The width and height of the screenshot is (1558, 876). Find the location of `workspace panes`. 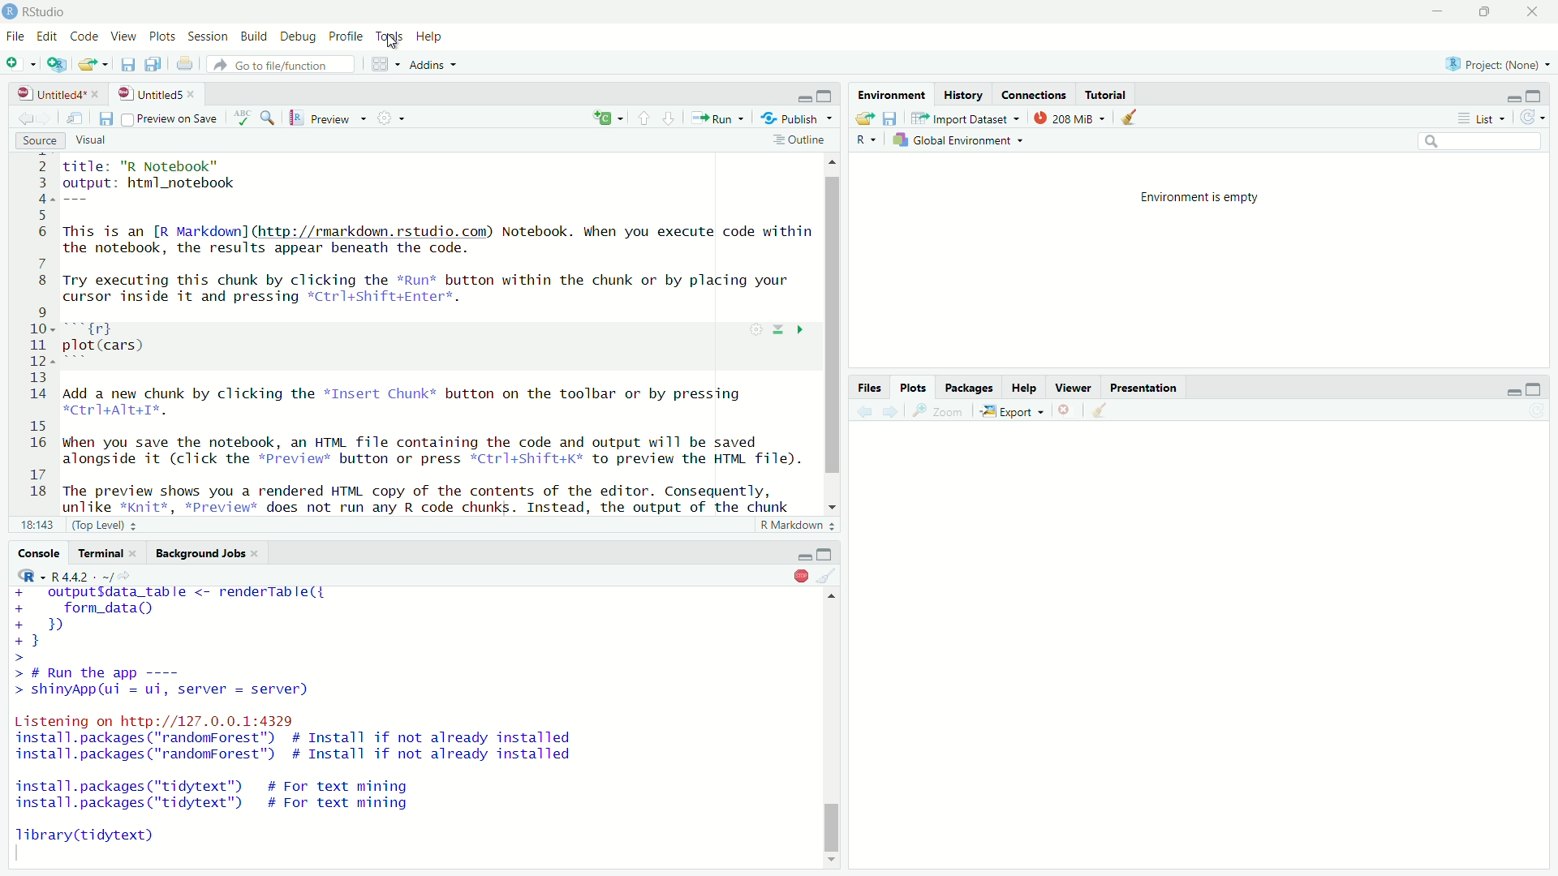

workspace panes is located at coordinates (387, 64).